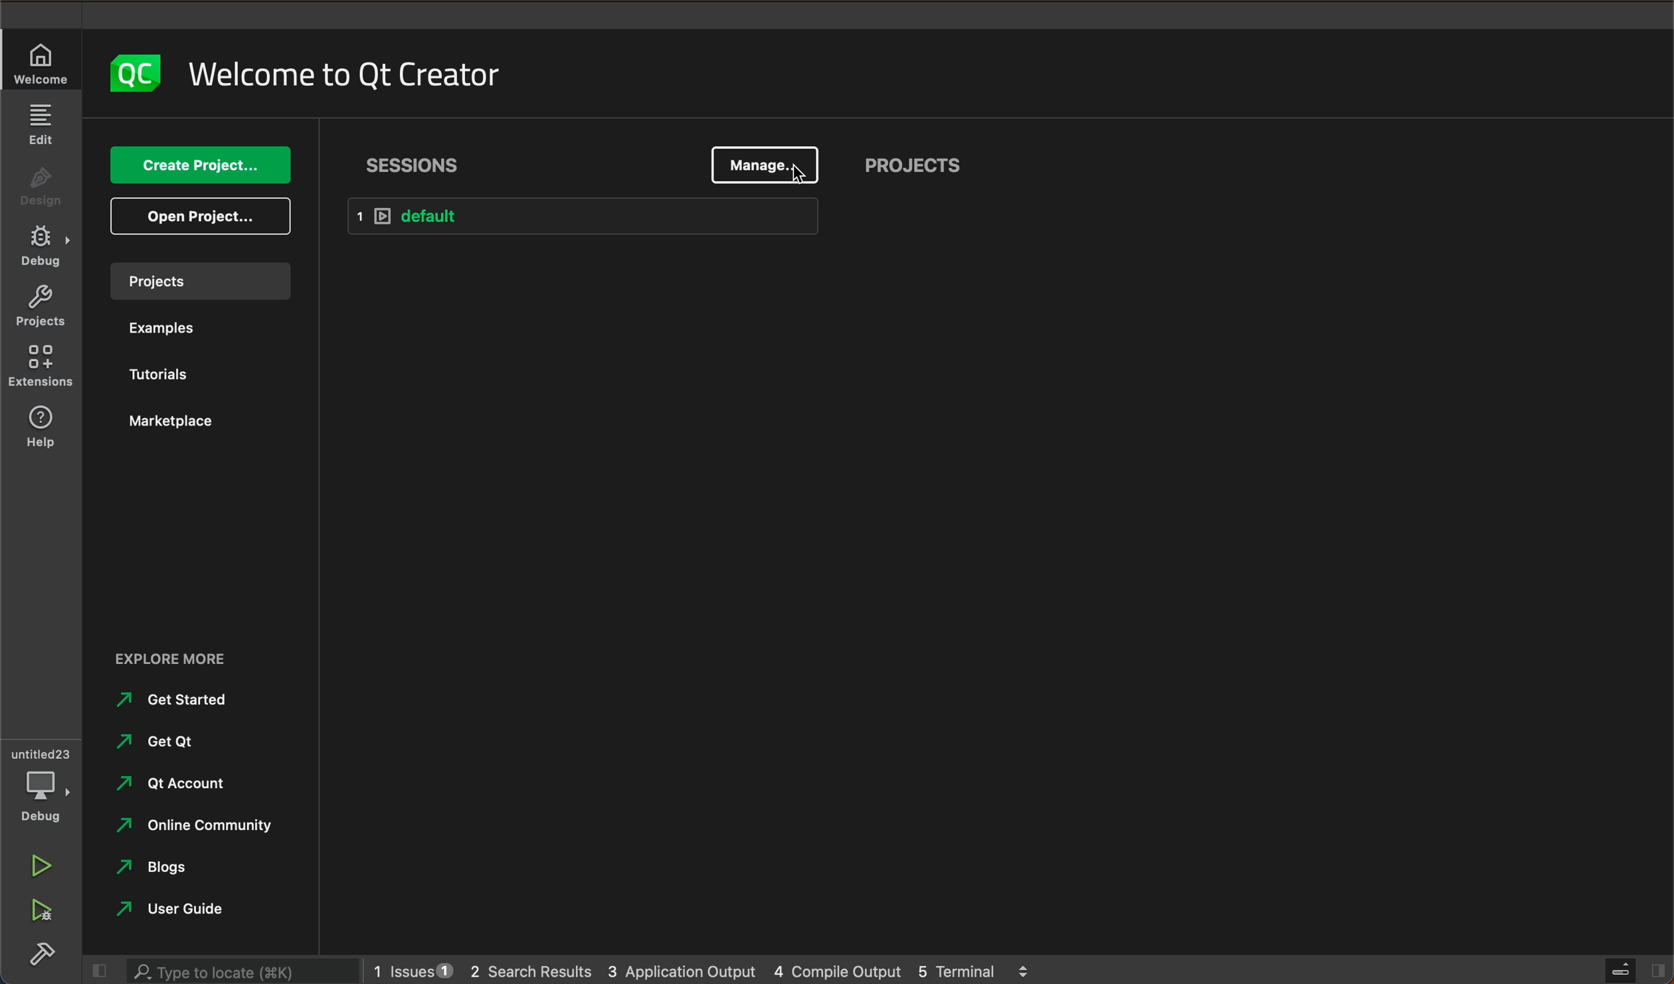  I want to click on cursor, so click(800, 175).